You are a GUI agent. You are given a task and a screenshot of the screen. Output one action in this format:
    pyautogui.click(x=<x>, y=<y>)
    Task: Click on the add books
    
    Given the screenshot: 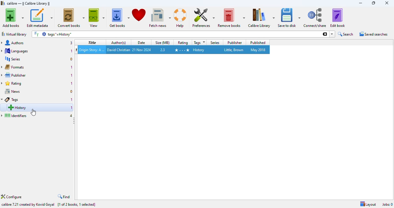 What is the action you would take?
    pyautogui.click(x=13, y=18)
    